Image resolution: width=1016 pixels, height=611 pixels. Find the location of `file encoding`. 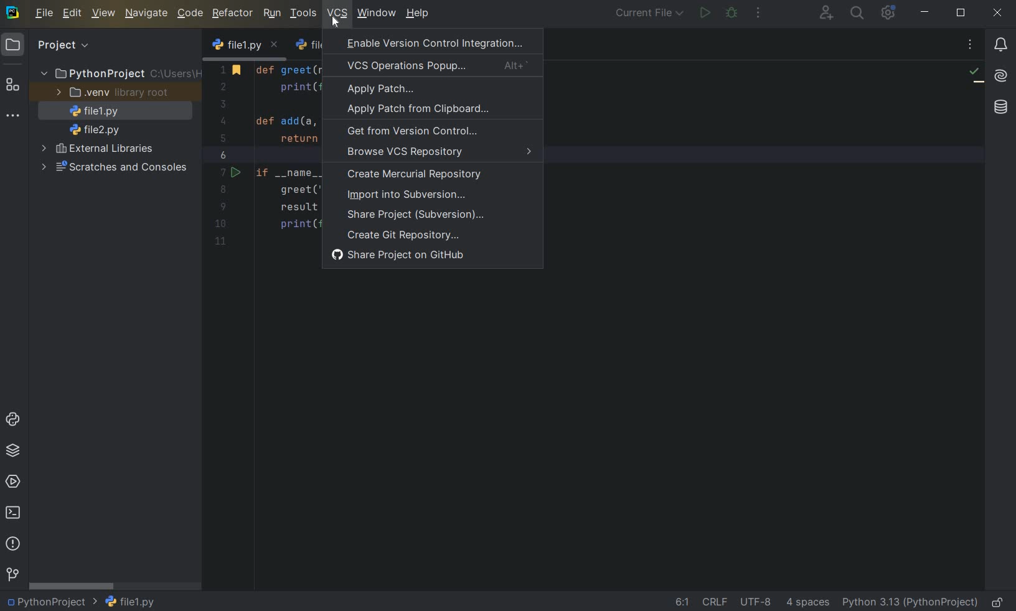

file encoding is located at coordinates (756, 600).